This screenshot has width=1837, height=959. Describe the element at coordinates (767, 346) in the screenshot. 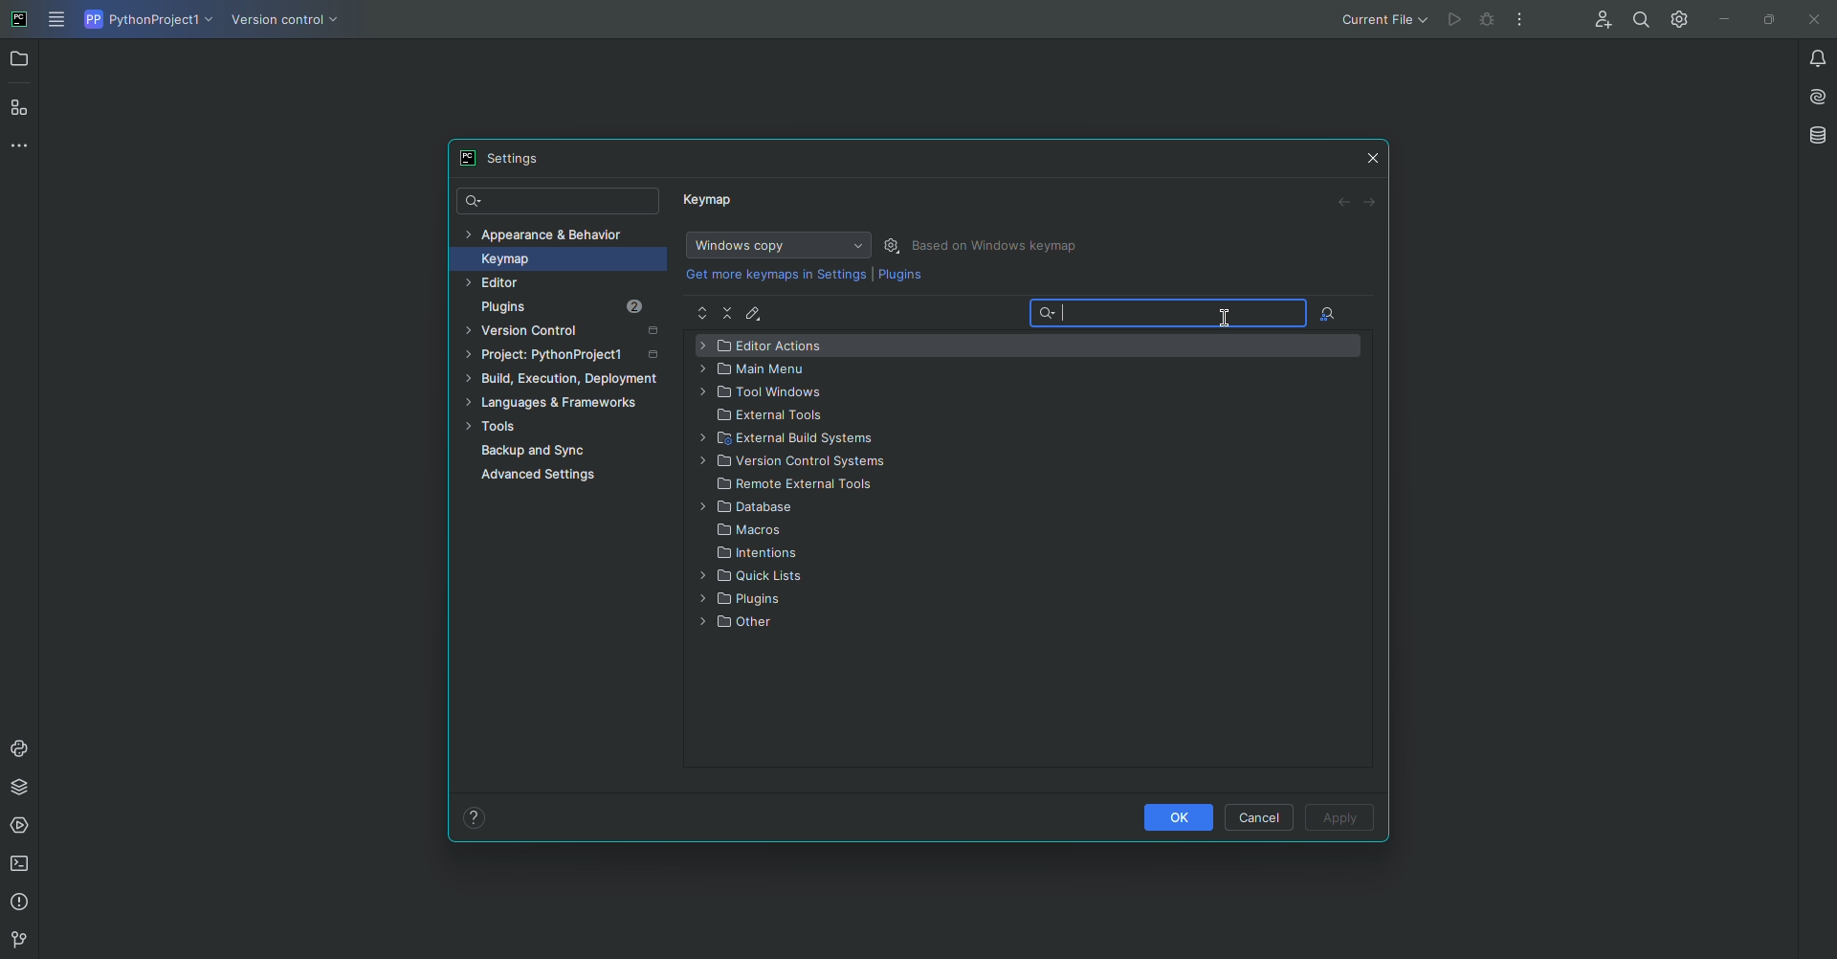

I see `Editor Actions` at that location.